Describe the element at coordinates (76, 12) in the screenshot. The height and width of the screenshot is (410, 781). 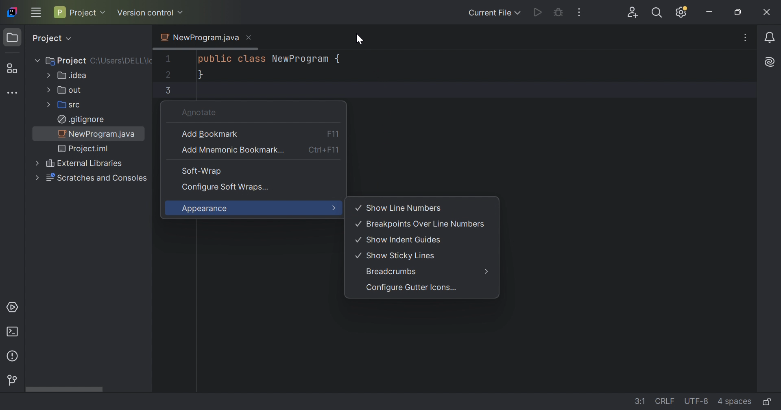
I see `Project` at that location.